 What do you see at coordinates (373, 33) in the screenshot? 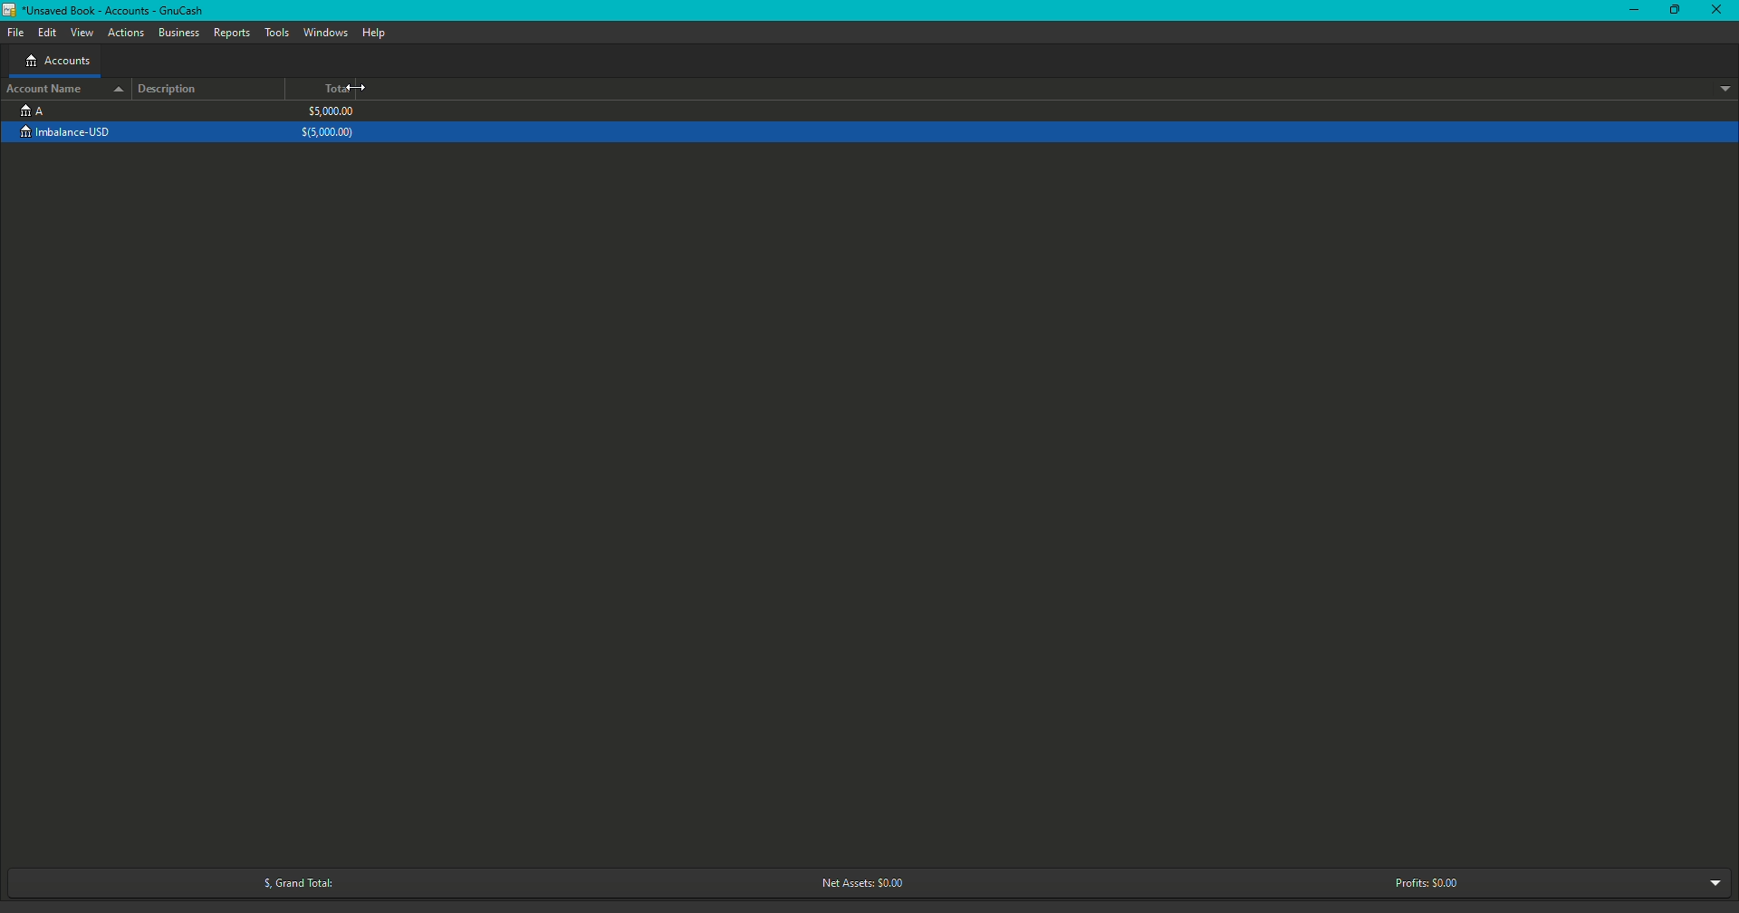
I see `Help` at bounding box center [373, 33].